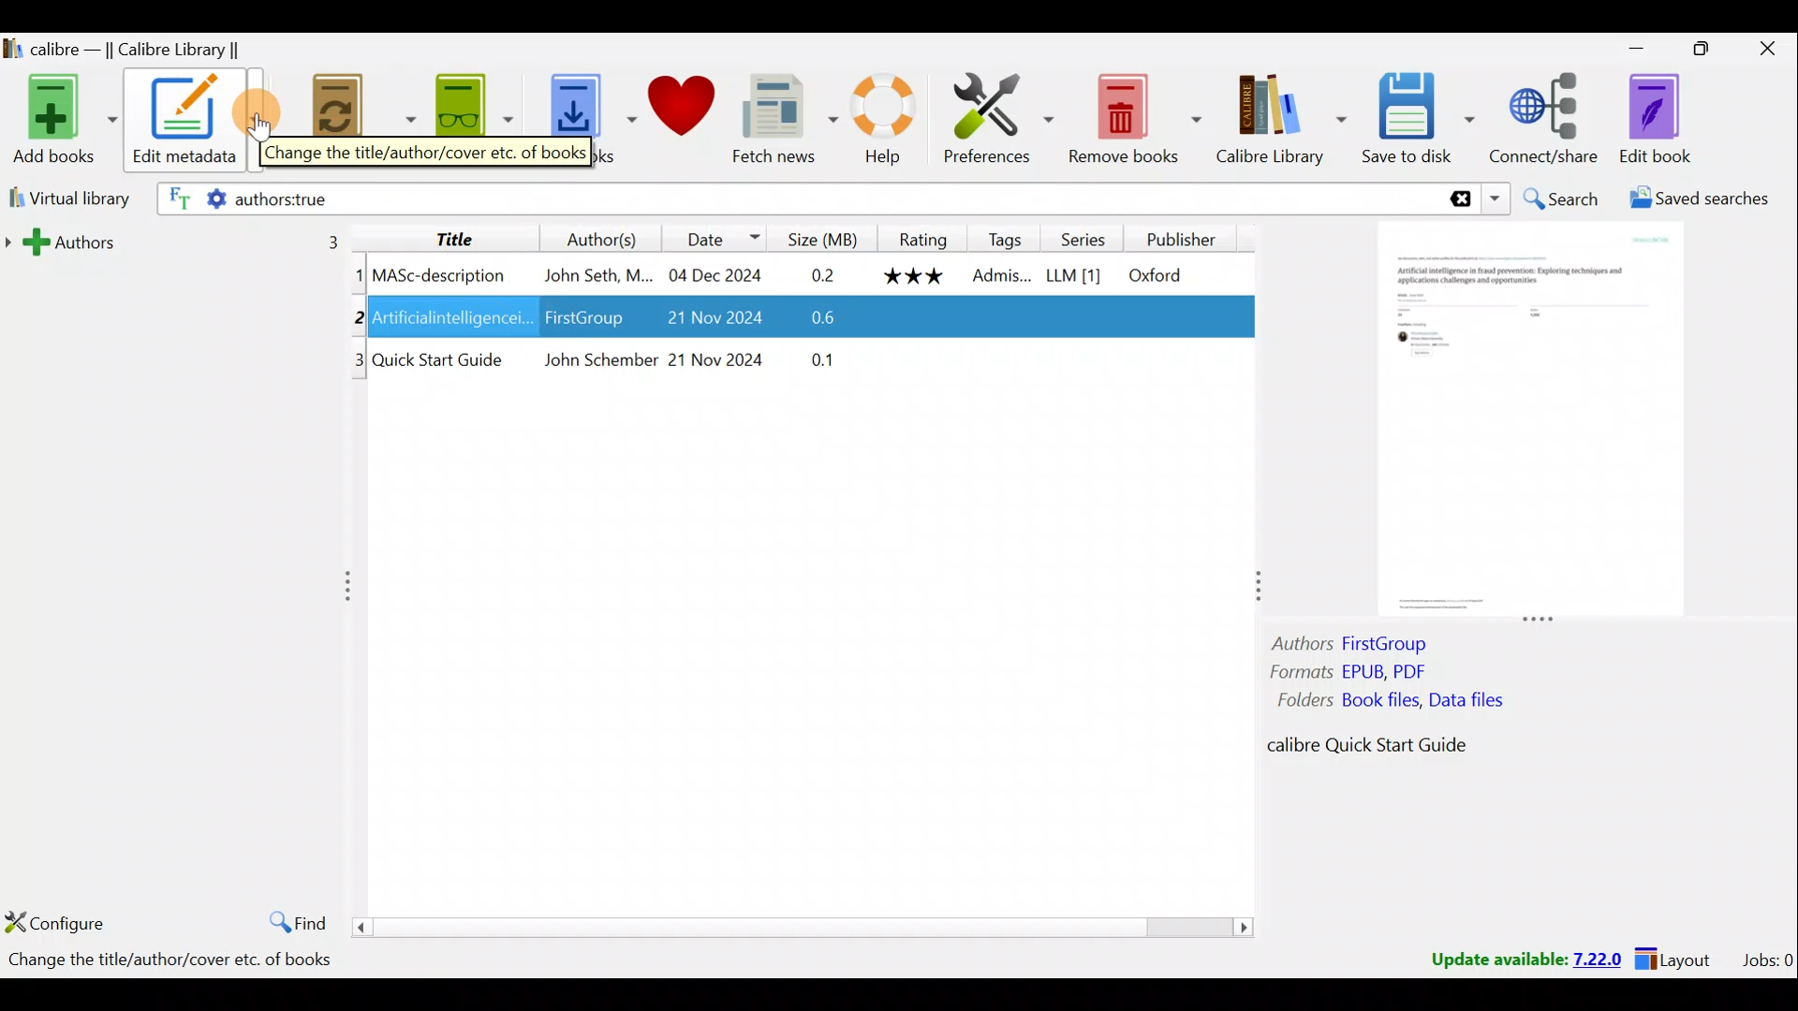  Describe the element at coordinates (1248, 584) in the screenshot. I see `Adjust column` at that location.